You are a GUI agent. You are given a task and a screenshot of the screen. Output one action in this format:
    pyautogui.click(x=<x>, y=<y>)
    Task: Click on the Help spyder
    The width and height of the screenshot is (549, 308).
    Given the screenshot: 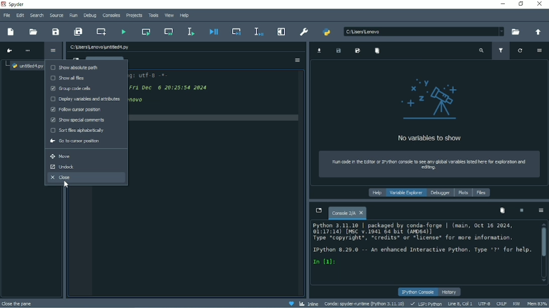 What is the action you would take?
    pyautogui.click(x=291, y=303)
    